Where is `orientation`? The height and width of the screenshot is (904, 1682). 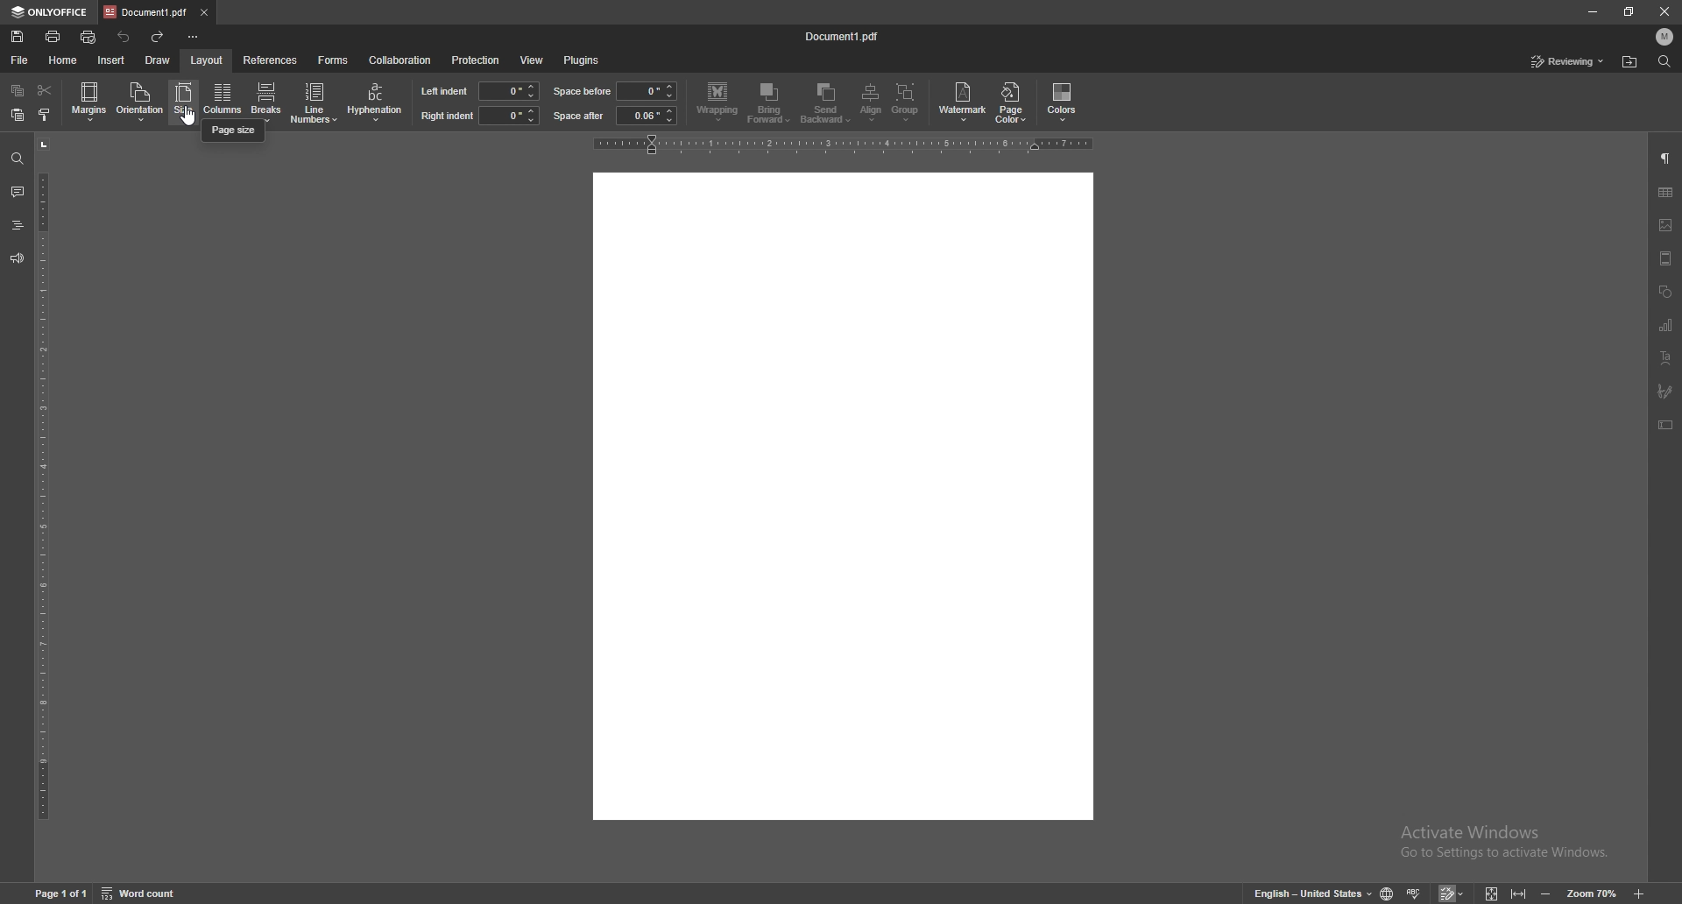 orientation is located at coordinates (140, 101).